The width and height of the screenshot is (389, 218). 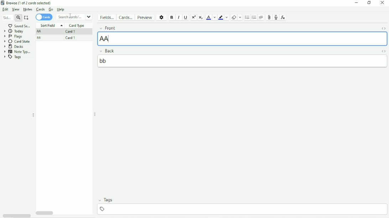 What do you see at coordinates (356, 3) in the screenshot?
I see `Minimize` at bounding box center [356, 3].